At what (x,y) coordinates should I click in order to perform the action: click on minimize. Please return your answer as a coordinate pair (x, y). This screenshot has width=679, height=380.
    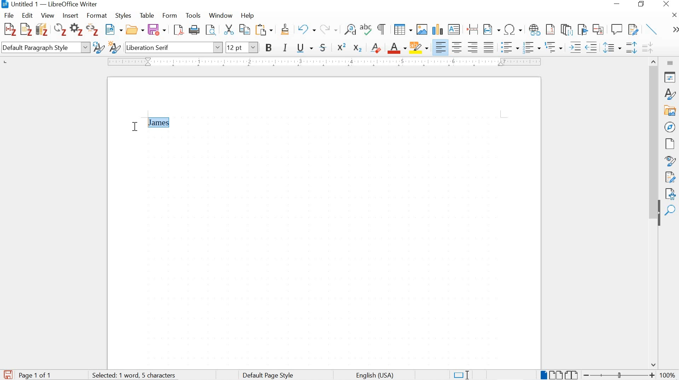
    Looking at the image, I should click on (616, 4).